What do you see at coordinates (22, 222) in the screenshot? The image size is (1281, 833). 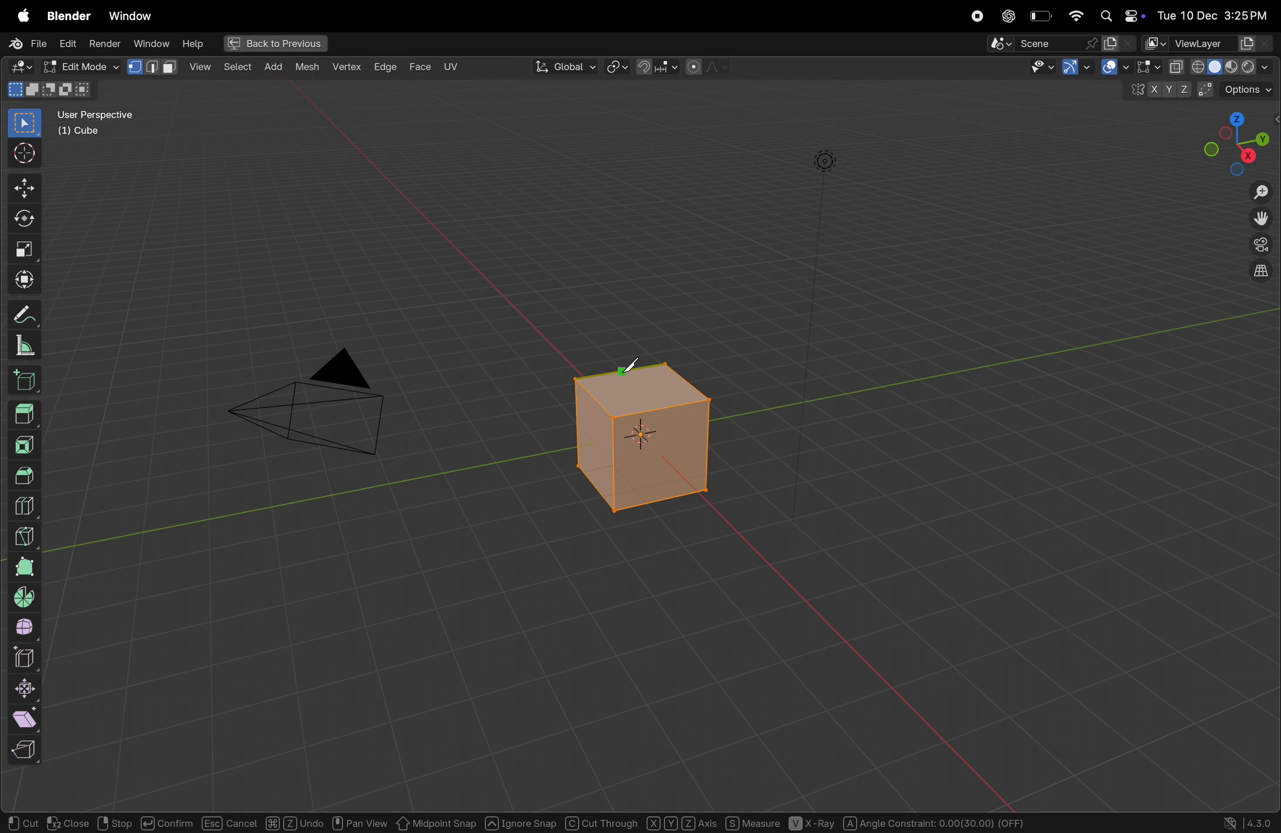 I see `transform` at bounding box center [22, 222].